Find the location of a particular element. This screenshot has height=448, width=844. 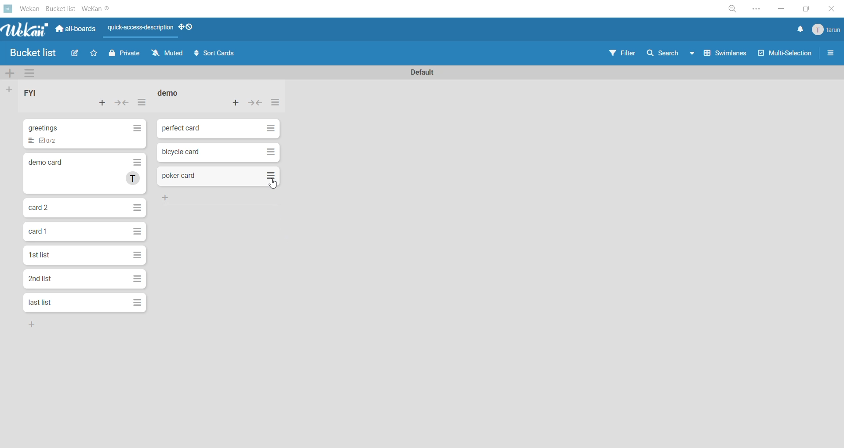

muted is located at coordinates (168, 55).